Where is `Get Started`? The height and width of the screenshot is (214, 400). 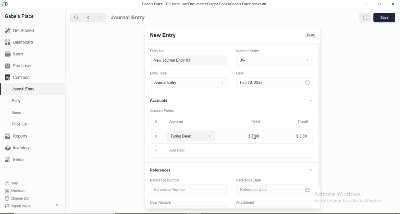
Get Started is located at coordinates (19, 30).